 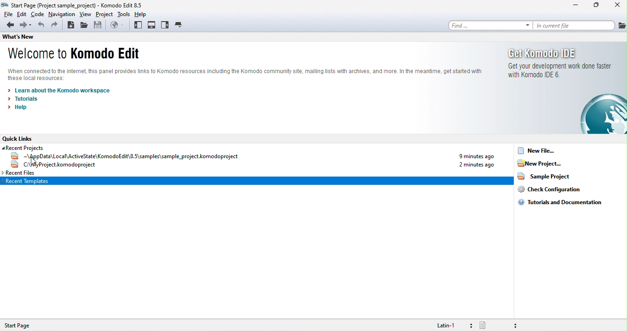 I want to click on check configuration, so click(x=556, y=192).